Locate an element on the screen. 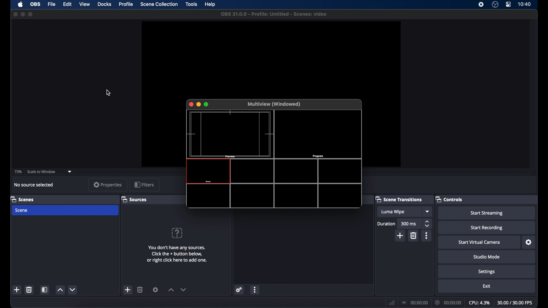  add is located at coordinates (17, 289).